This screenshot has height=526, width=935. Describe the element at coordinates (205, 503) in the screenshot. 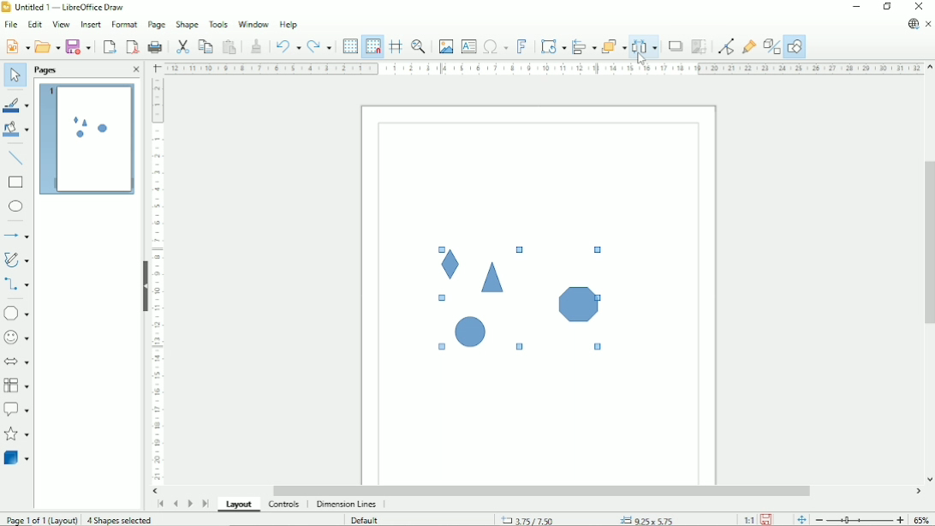

I see `Scroll to last page` at that location.